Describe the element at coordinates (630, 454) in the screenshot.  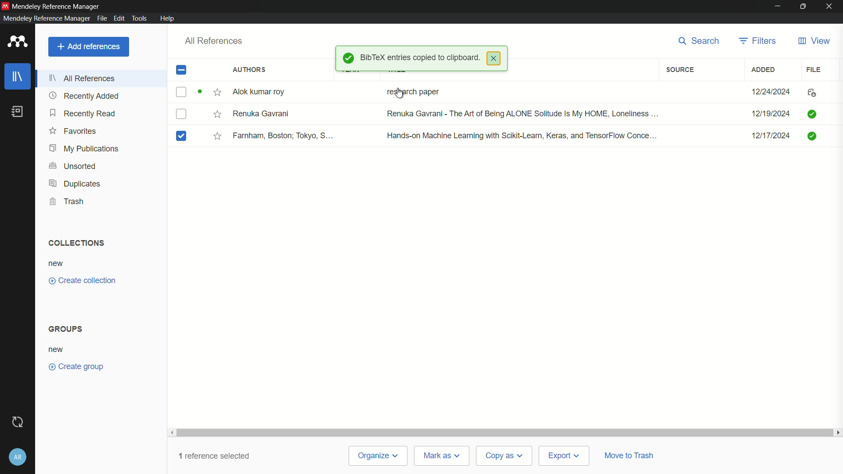
I see `move to trash` at that location.